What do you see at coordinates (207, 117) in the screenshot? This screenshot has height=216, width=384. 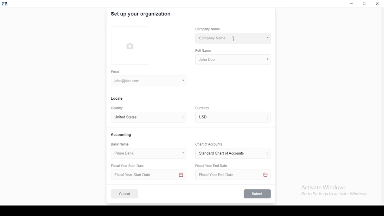 I see `currency` at bounding box center [207, 117].